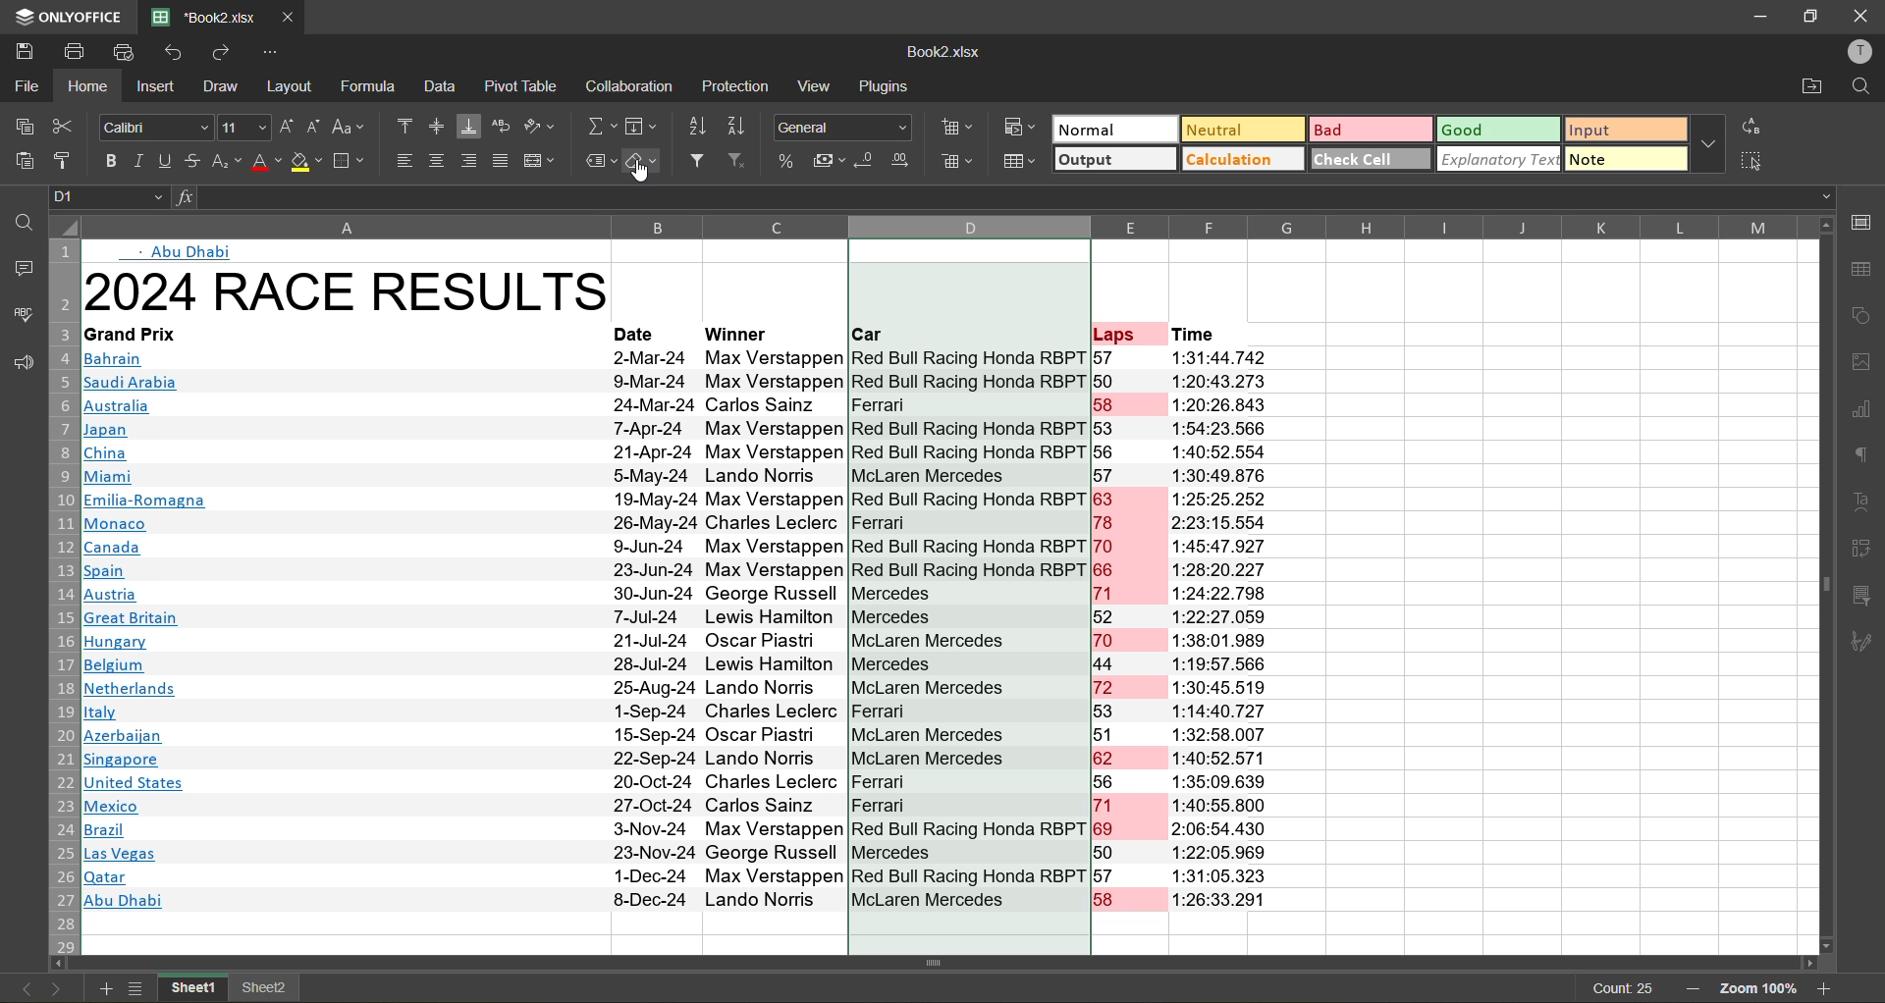 The image size is (1885, 1003). I want to click on decrease decimal, so click(864, 161).